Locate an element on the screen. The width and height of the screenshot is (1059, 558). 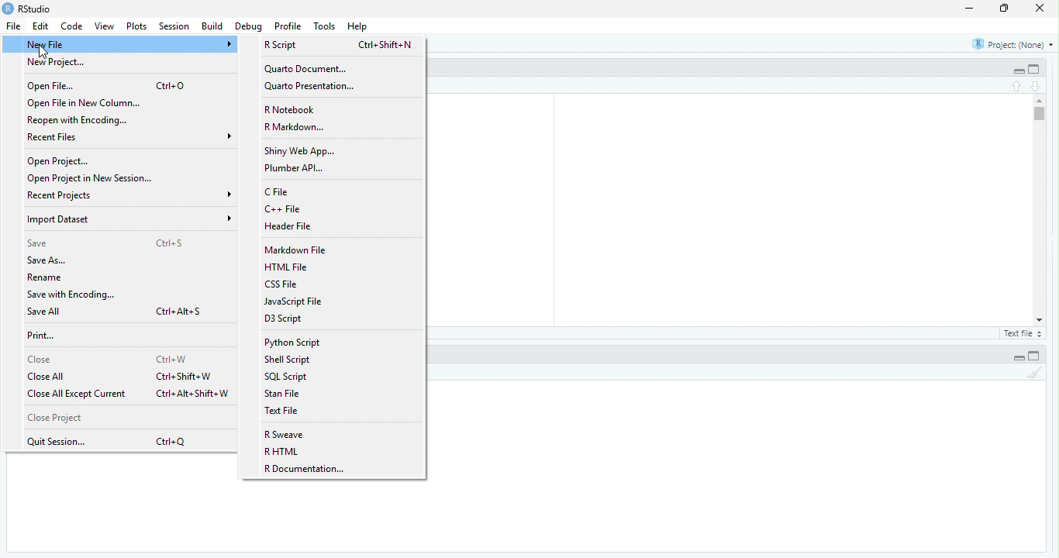
R HTML is located at coordinates (283, 451).